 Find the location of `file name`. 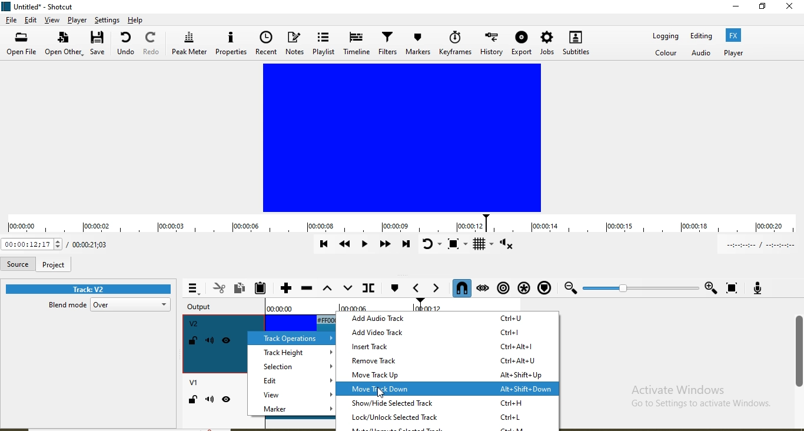

file name is located at coordinates (51, 5).